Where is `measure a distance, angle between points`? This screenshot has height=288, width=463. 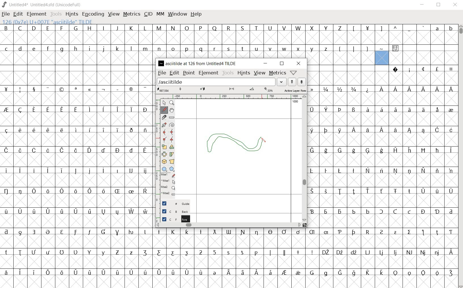 measure a distance, angle between points is located at coordinates (171, 117).